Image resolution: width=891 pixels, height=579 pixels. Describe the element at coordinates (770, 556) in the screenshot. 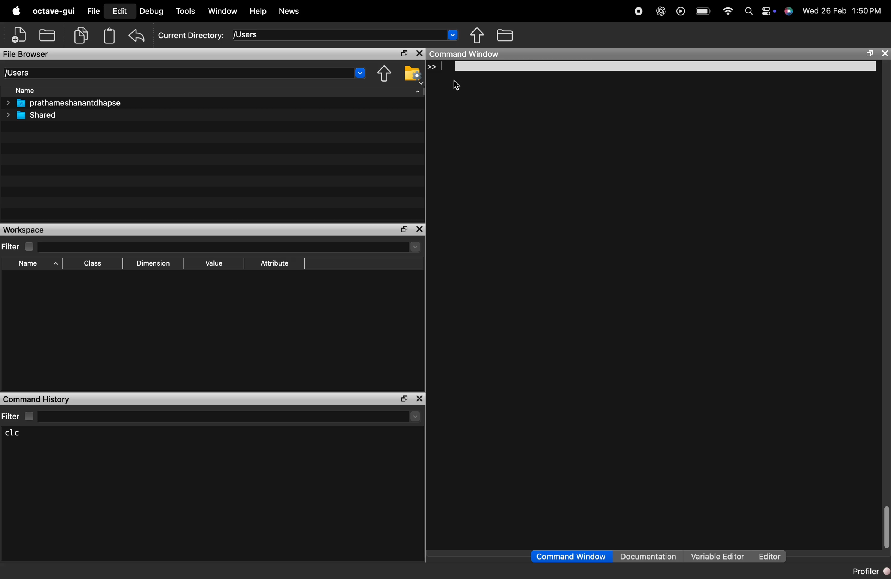

I see `Editor` at that location.